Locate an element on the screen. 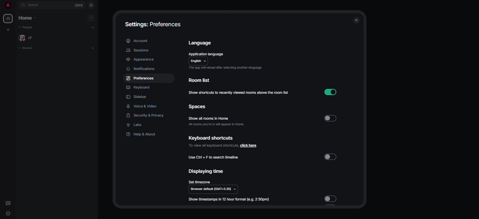 The width and height of the screenshot is (479, 219). create myspace is located at coordinates (8, 29).